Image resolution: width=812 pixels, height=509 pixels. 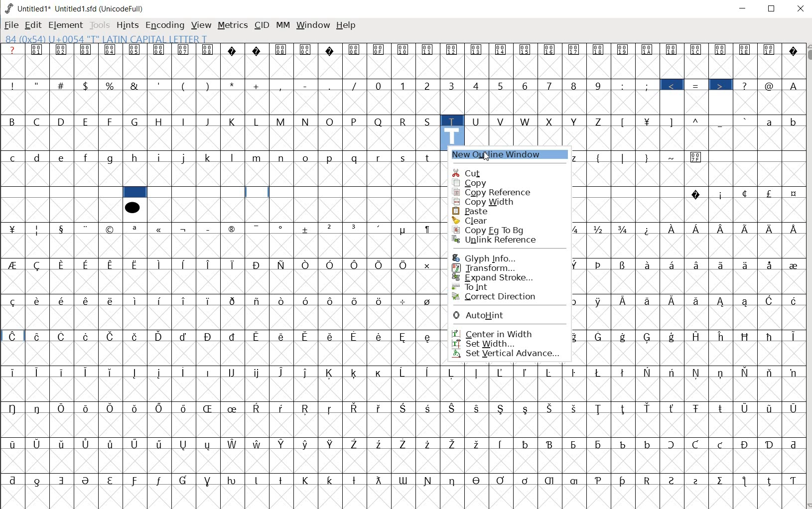 I want to click on Symbol, so click(x=282, y=408).